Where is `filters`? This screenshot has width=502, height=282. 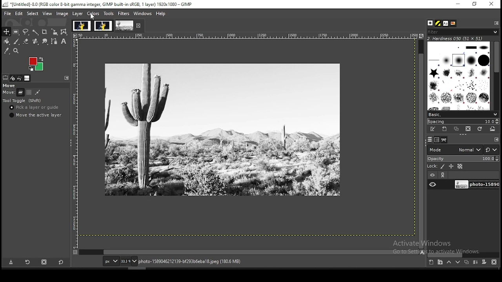
filters is located at coordinates (124, 14).